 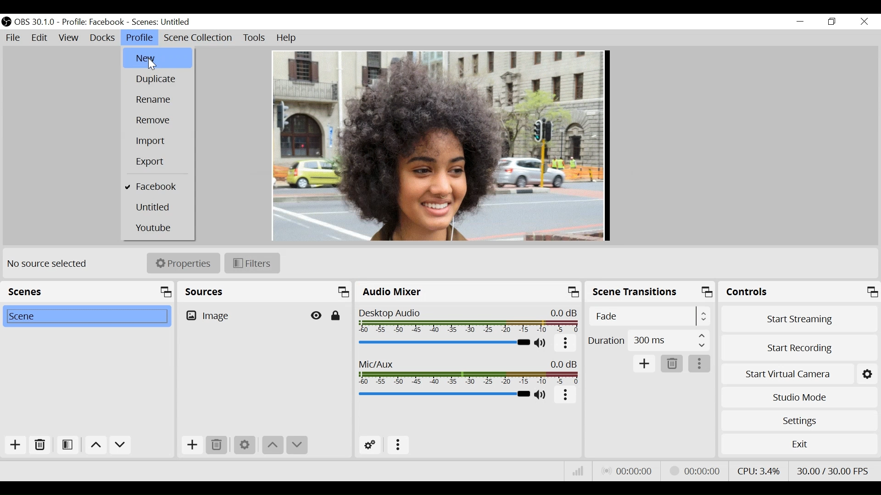 I want to click on No source selected, so click(x=50, y=264).